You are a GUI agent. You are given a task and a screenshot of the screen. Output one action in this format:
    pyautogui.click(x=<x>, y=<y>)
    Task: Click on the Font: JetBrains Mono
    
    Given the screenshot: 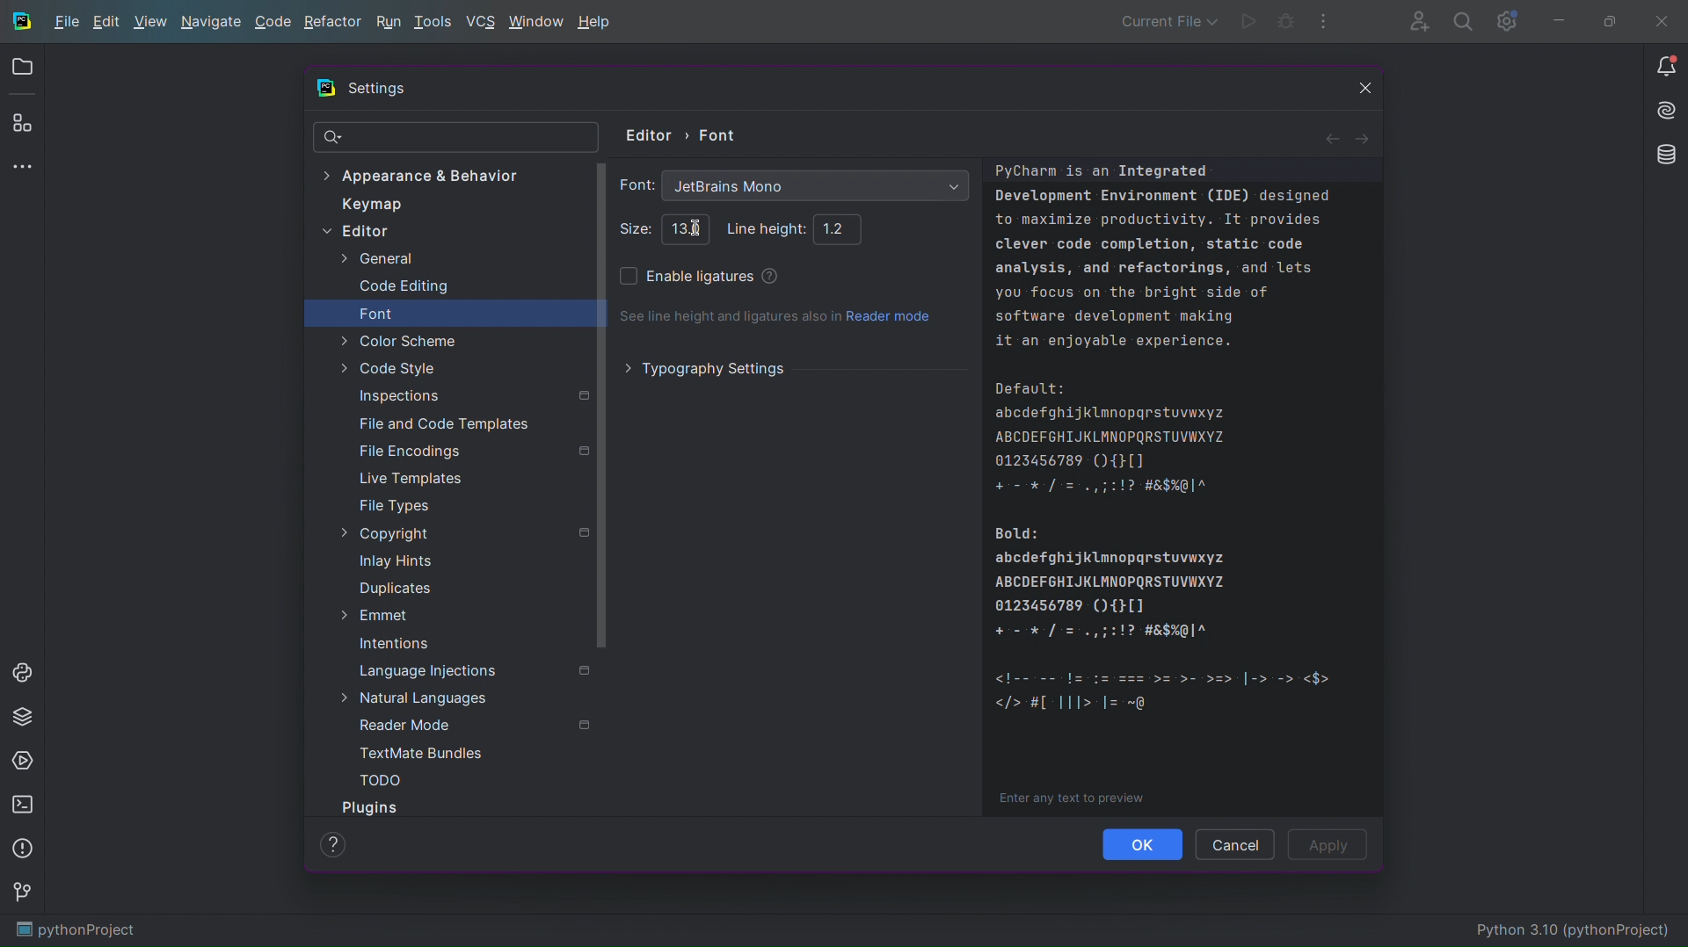 What is the action you would take?
    pyautogui.click(x=817, y=187)
    